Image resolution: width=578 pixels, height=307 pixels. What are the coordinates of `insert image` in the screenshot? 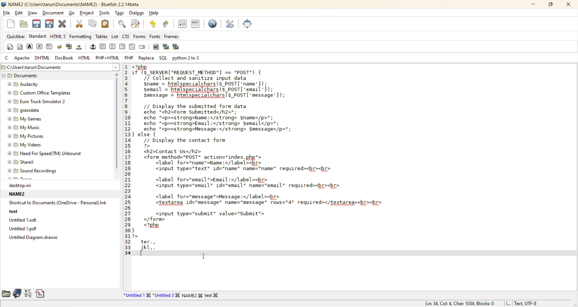 It's located at (156, 48).